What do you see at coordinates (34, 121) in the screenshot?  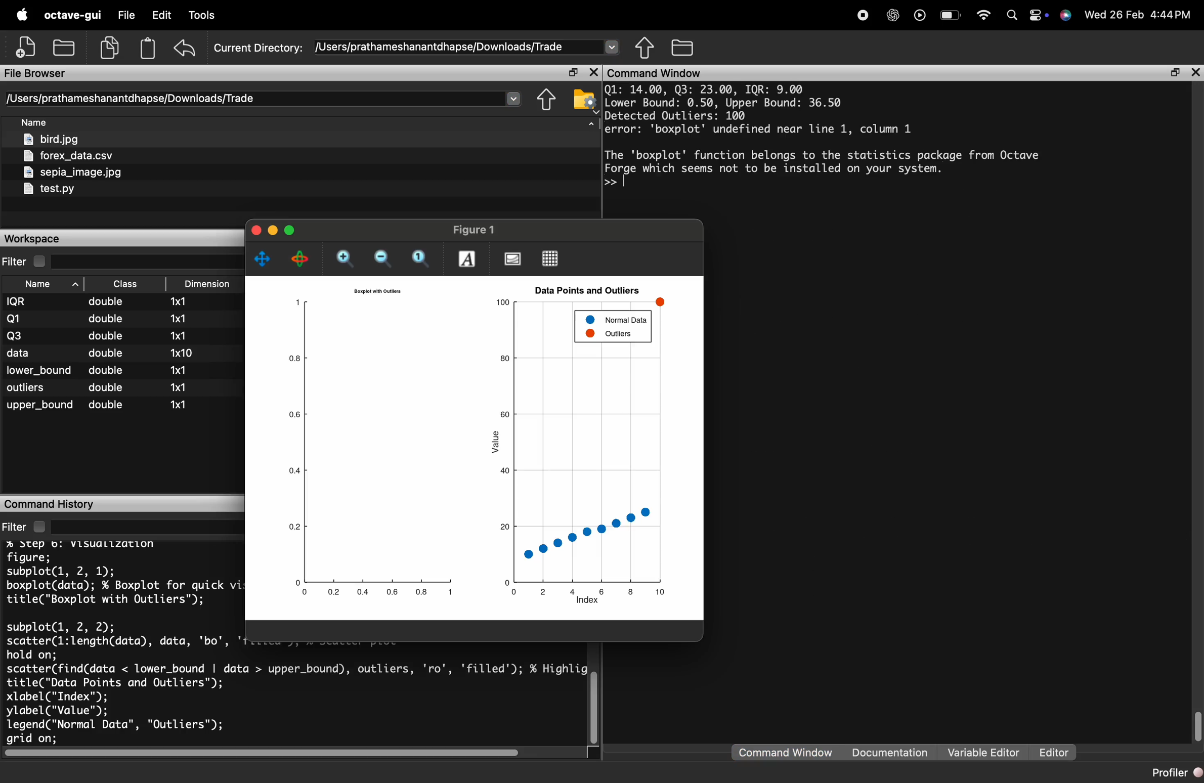 I see `Name` at bounding box center [34, 121].